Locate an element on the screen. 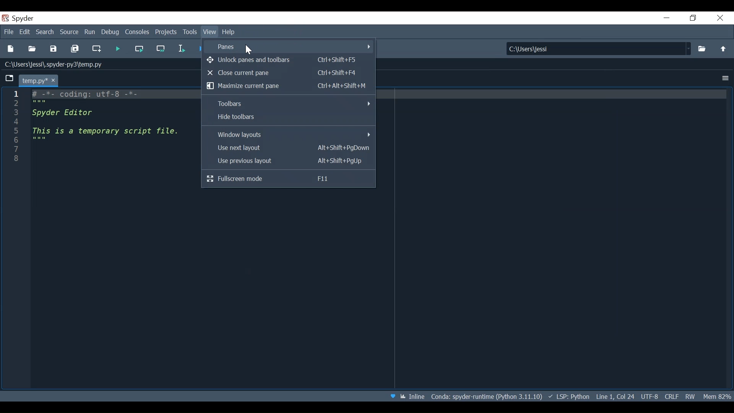 This screenshot has width=734, height=413. Fullscreen mode is located at coordinates (288, 179).